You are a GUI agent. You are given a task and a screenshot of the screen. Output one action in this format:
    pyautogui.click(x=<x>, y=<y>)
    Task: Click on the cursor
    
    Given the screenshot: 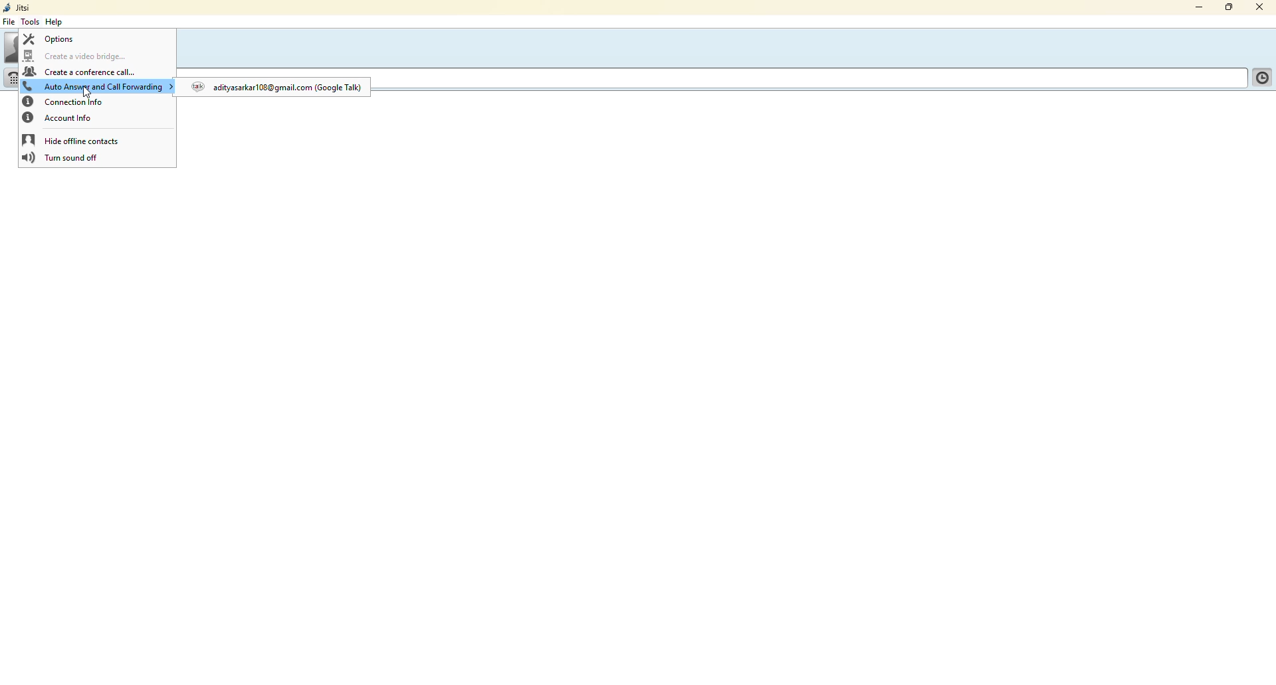 What is the action you would take?
    pyautogui.click(x=84, y=91)
    